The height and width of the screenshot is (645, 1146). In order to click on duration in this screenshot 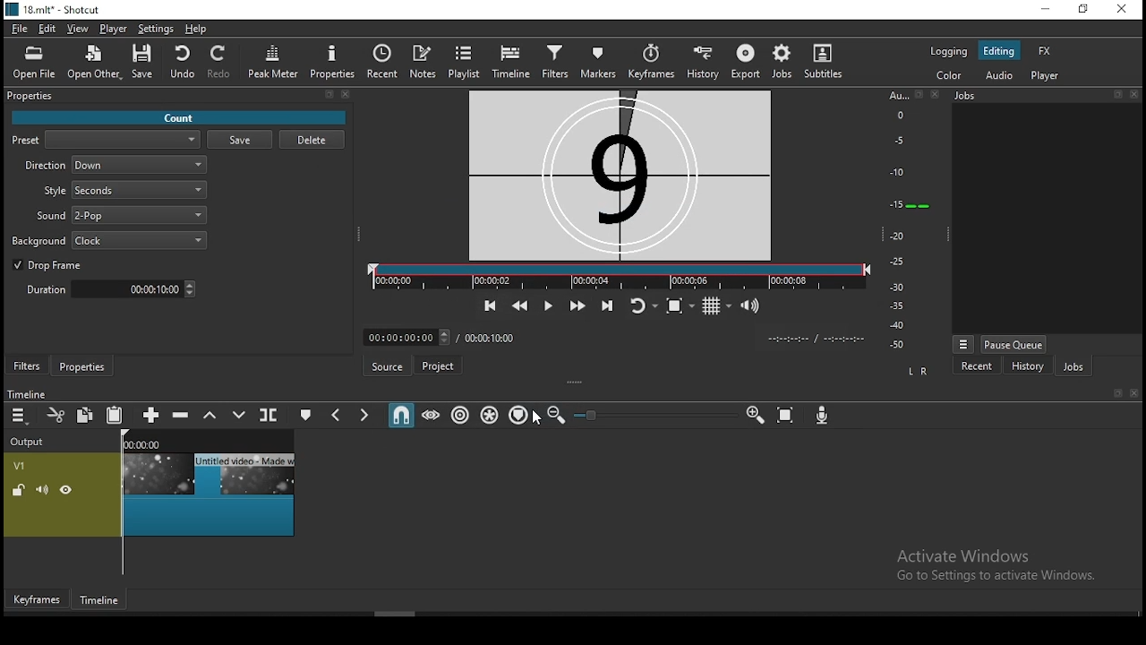, I will do `click(111, 288)`.